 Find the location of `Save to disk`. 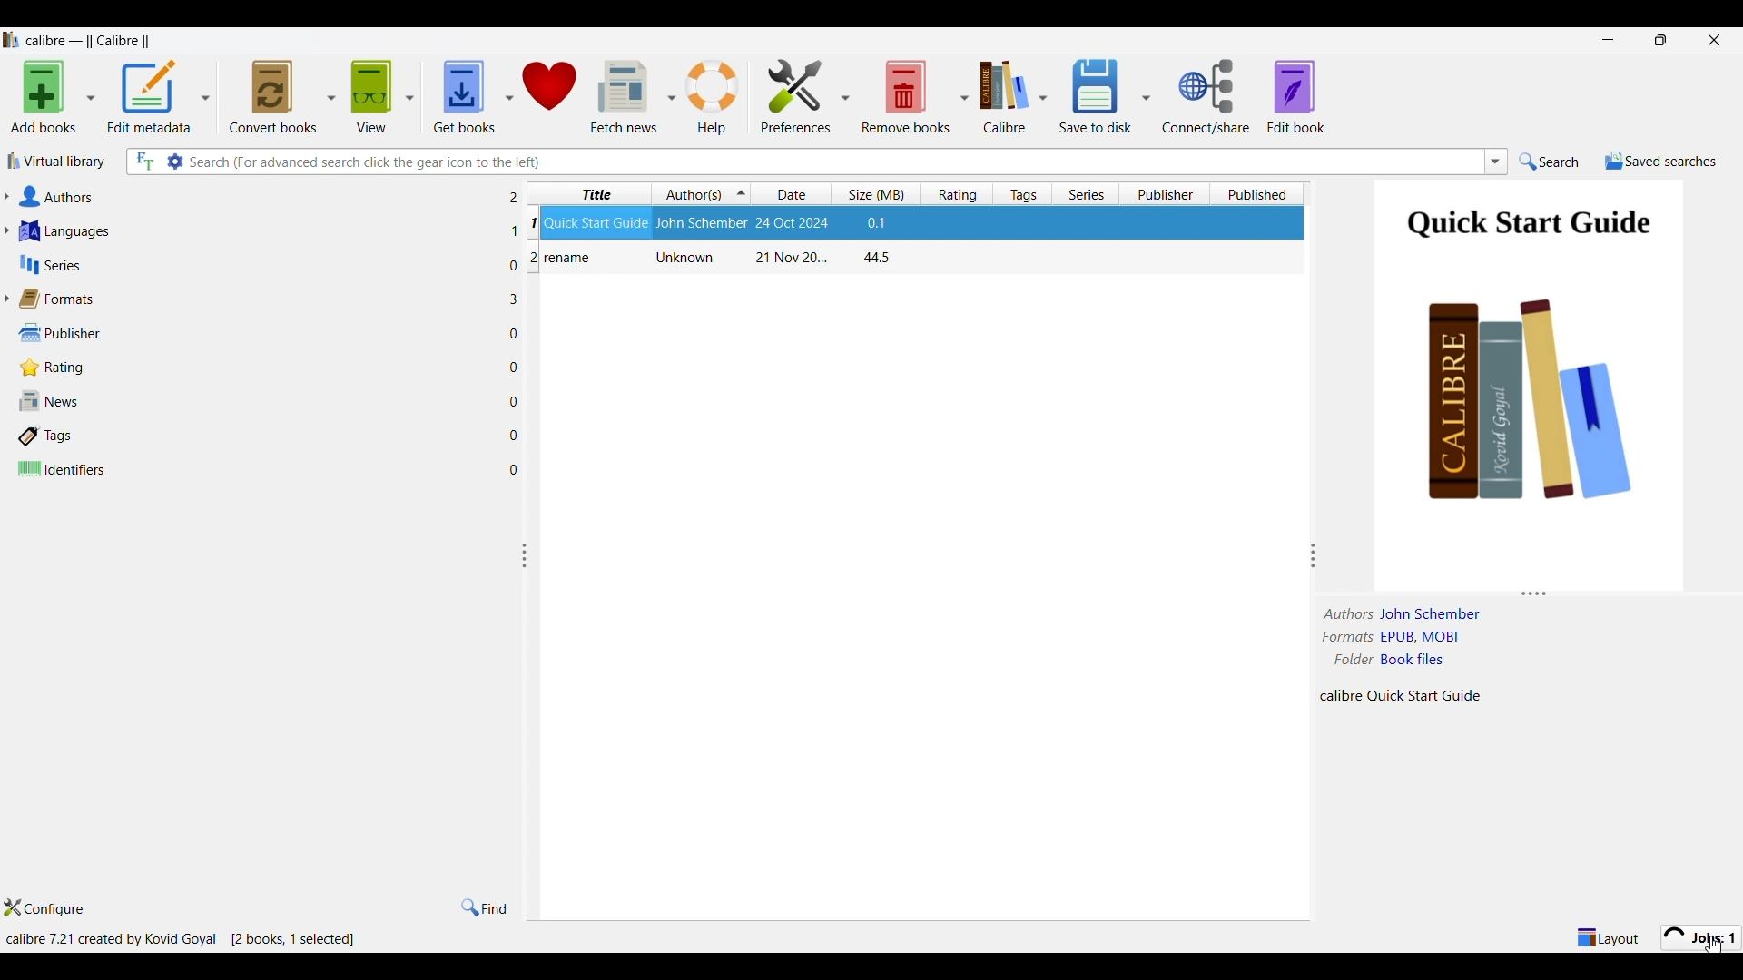

Save to disk is located at coordinates (1095, 95).